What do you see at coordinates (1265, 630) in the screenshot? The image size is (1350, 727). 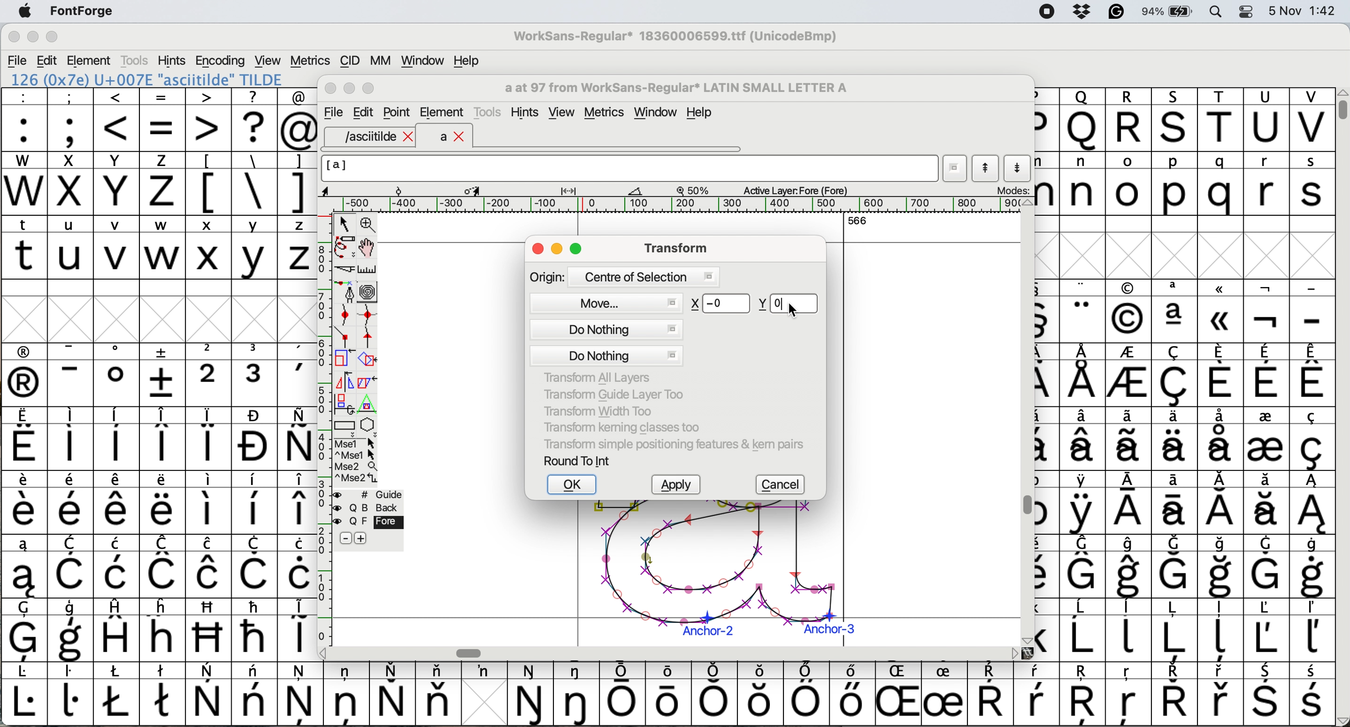 I see `symbol` at bounding box center [1265, 630].